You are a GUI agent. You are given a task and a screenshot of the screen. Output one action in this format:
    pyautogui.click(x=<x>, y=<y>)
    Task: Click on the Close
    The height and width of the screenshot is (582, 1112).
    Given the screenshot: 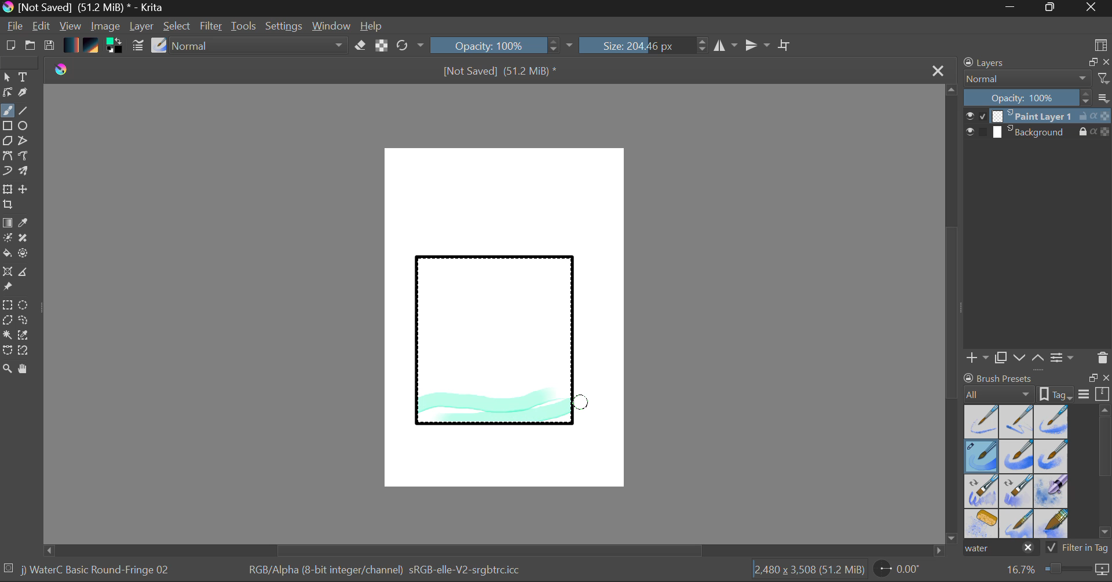 What is the action you would take?
    pyautogui.click(x=1092, y=8)
    